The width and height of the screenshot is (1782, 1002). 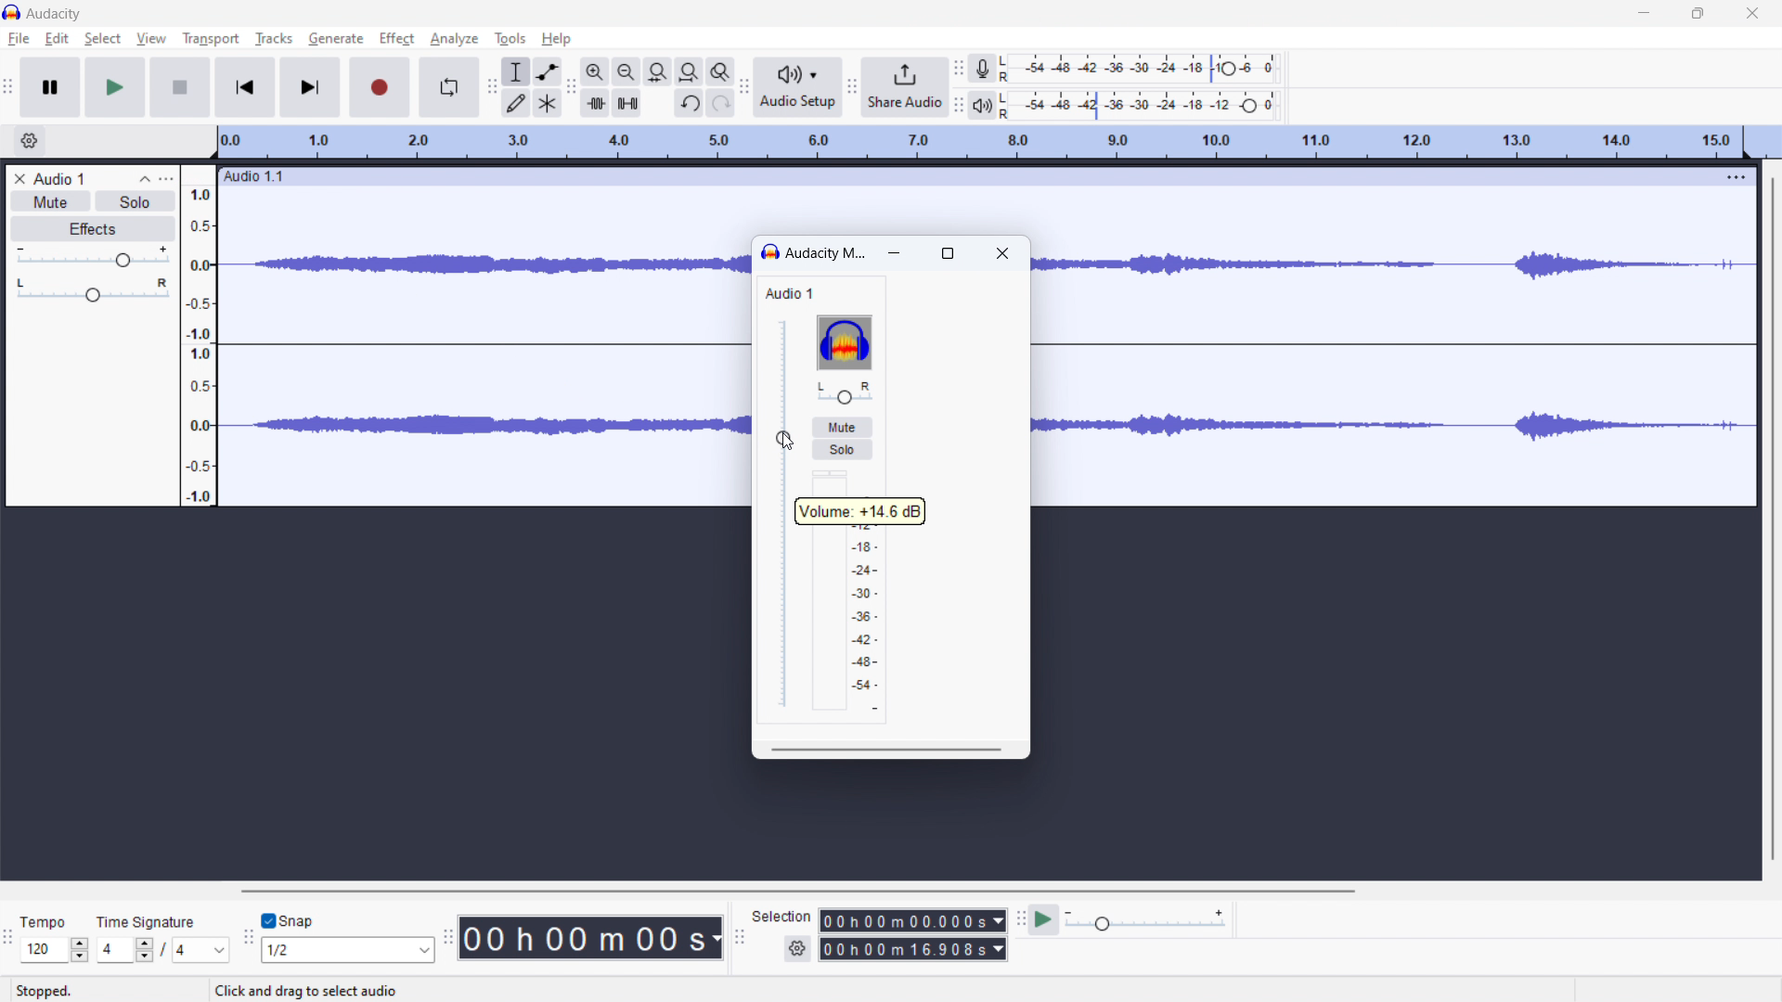 I want to click on recording meter toolbar, so click(x=959, y=67).